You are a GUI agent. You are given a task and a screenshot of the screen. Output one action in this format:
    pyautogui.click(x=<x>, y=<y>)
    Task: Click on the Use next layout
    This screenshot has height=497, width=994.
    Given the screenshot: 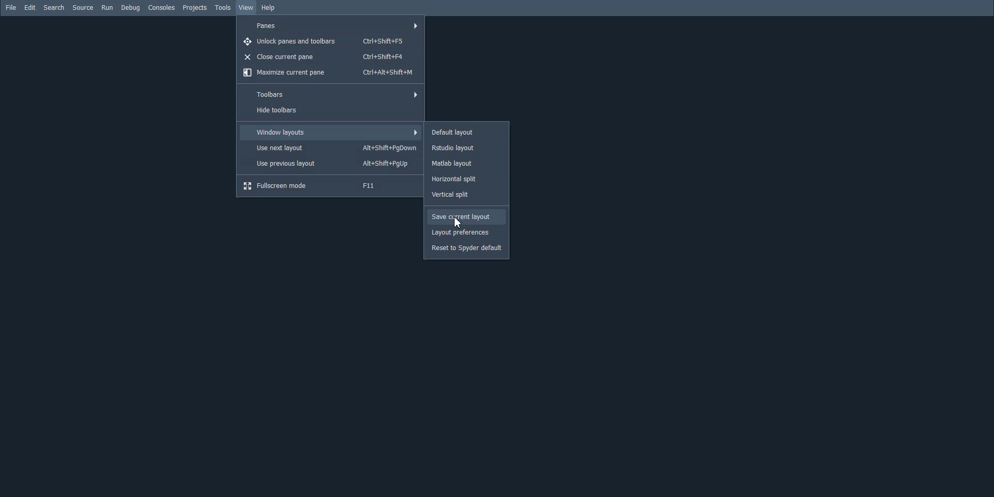 What is the action you would take?
    pyautogui.click(x=331, y=148)
    